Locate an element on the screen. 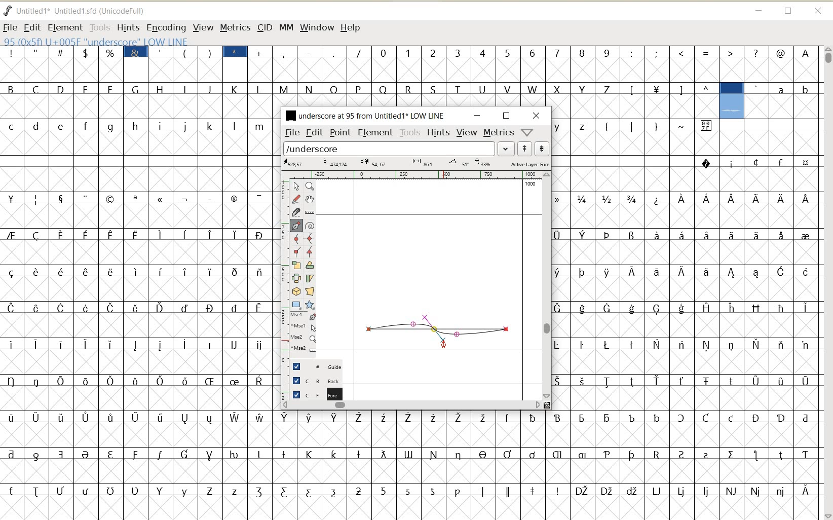  VIEW is located at coordinates (467, 131).